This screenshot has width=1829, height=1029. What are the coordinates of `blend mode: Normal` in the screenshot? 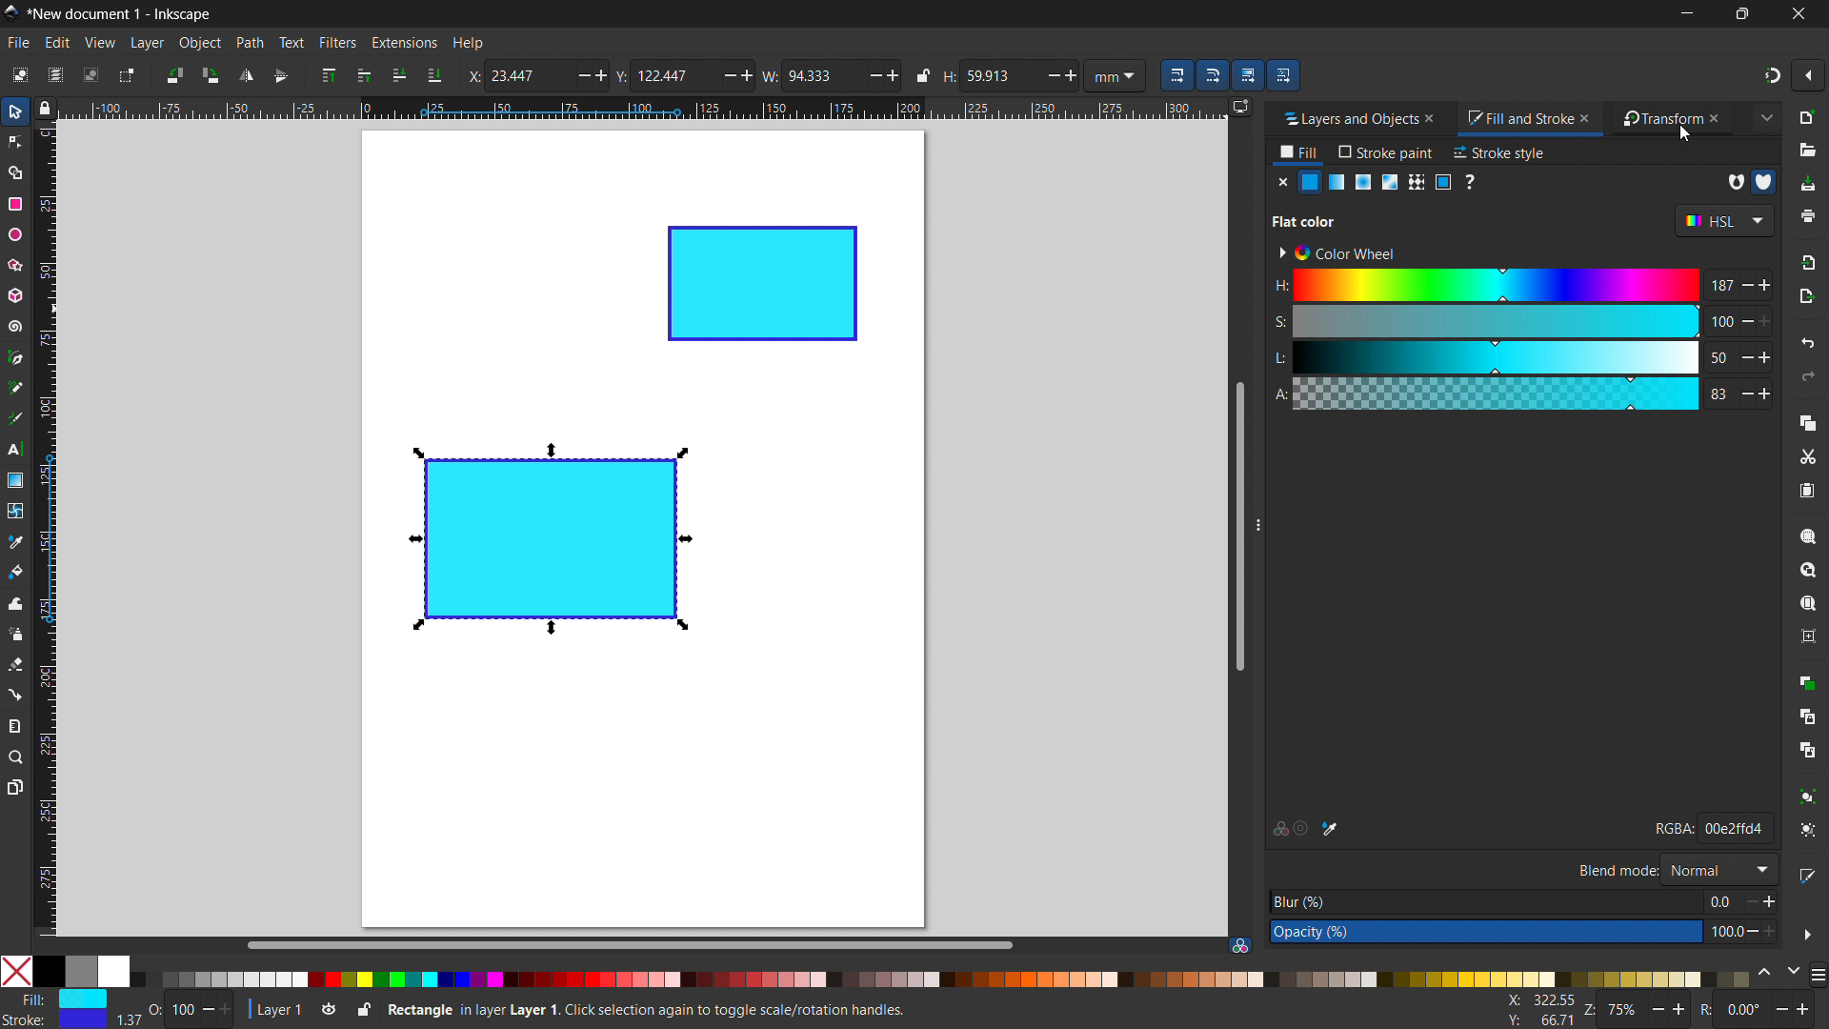 It's located at (1675, 869).